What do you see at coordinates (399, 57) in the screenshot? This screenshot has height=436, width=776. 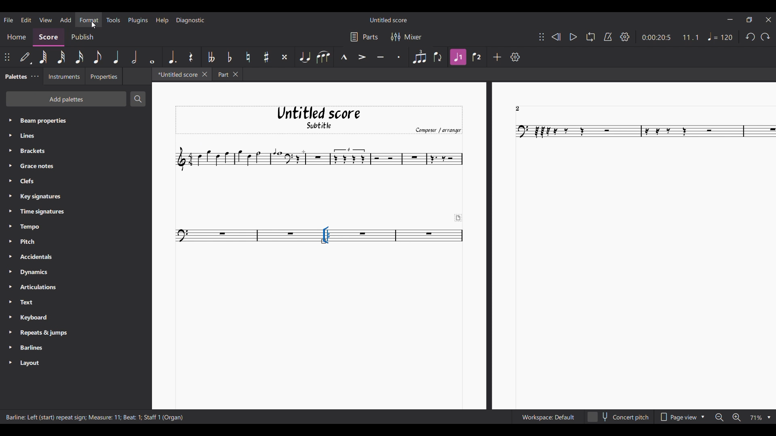 I see `Staccato` at bounding box center [399, 57].